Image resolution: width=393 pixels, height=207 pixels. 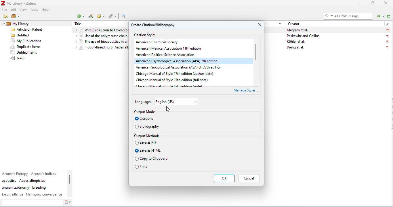 What do you see at coordinates (6, 16) in the screenshot?
I see `new collection` at bounding box center [6, 16].